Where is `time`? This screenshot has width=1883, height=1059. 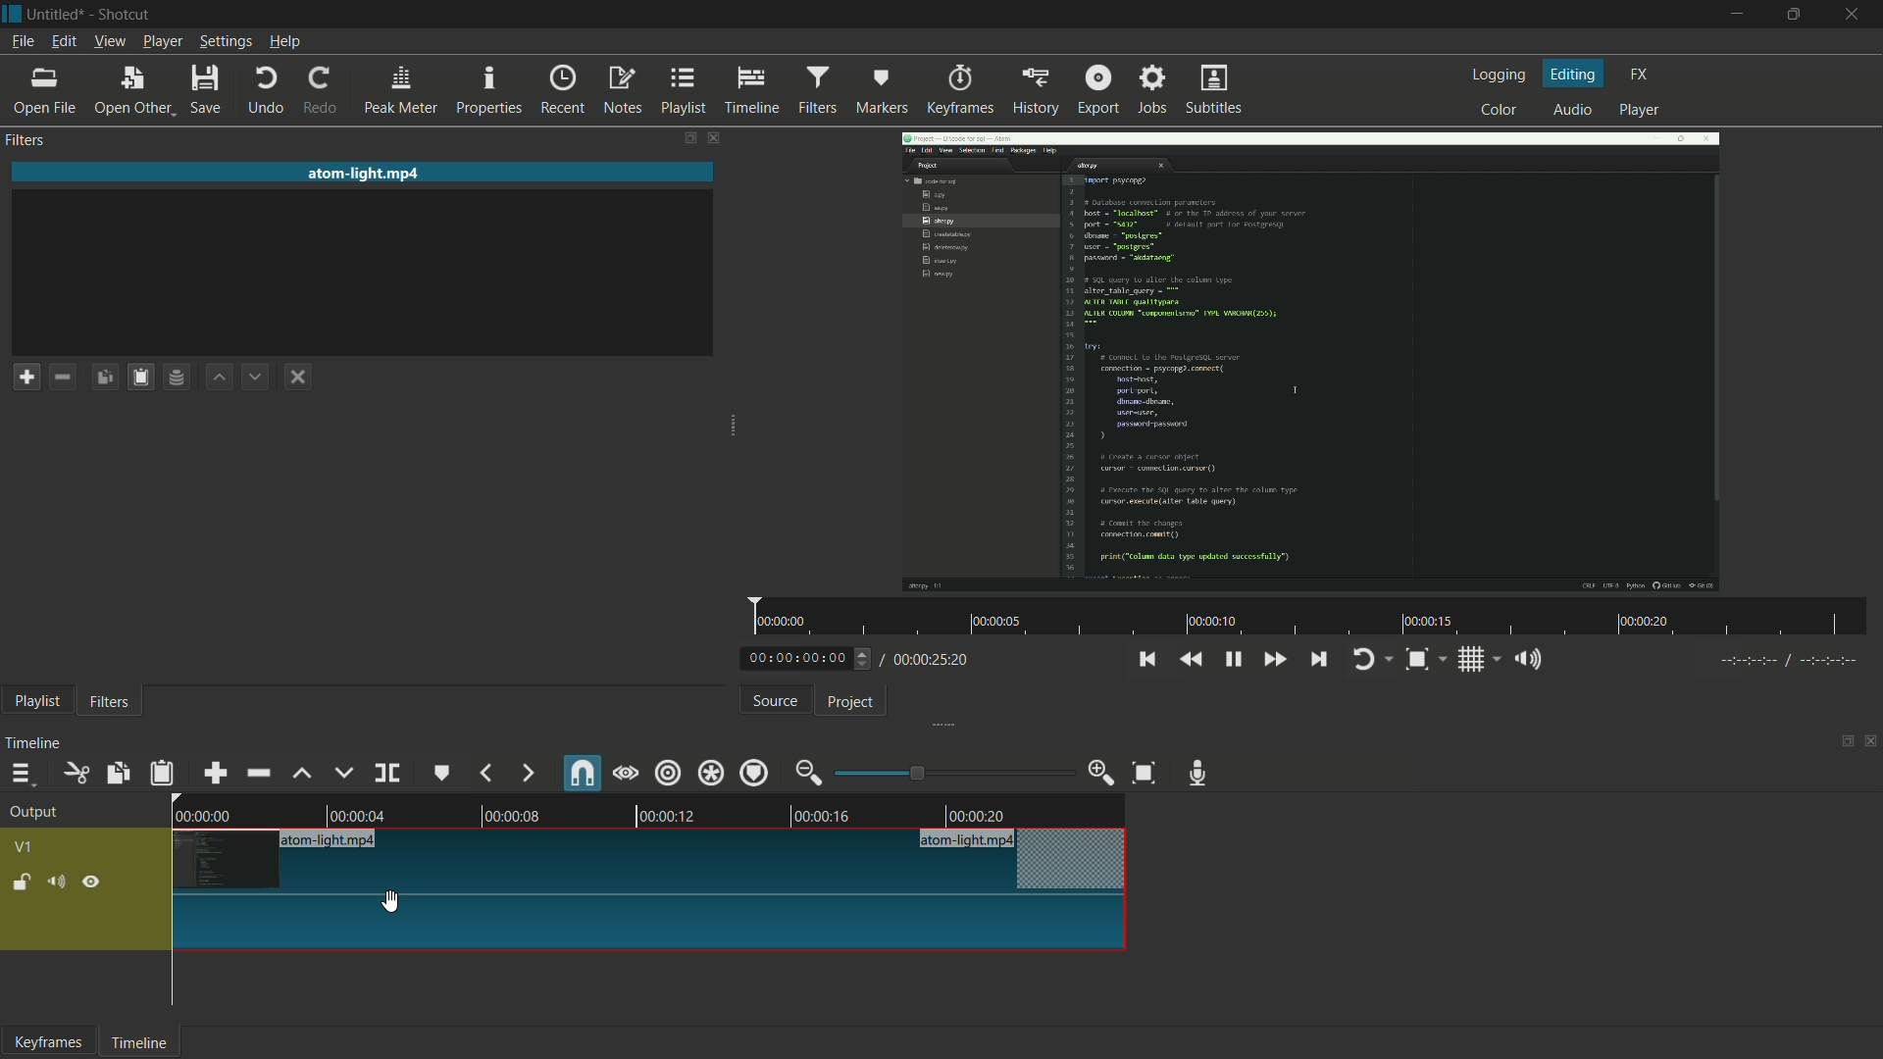 time is located at coordinates (1308, 615).